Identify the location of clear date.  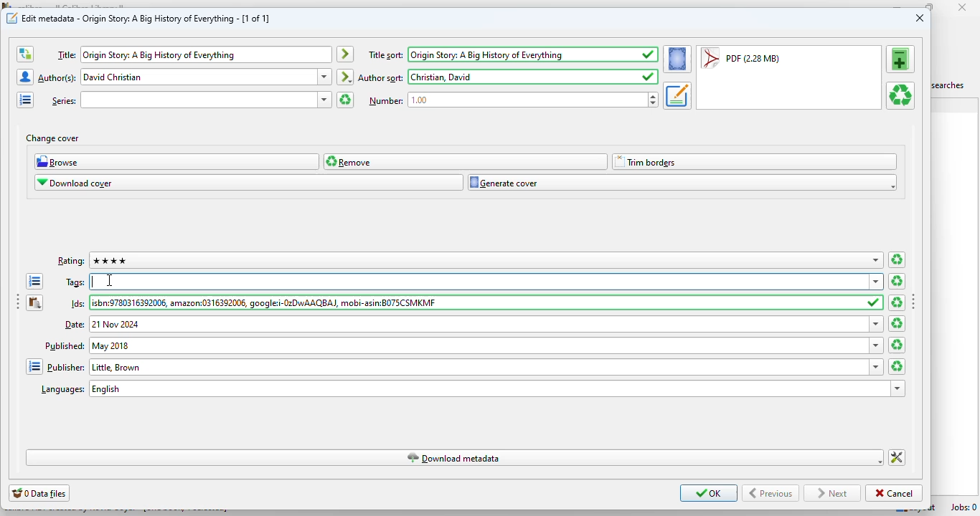
(897, 345).